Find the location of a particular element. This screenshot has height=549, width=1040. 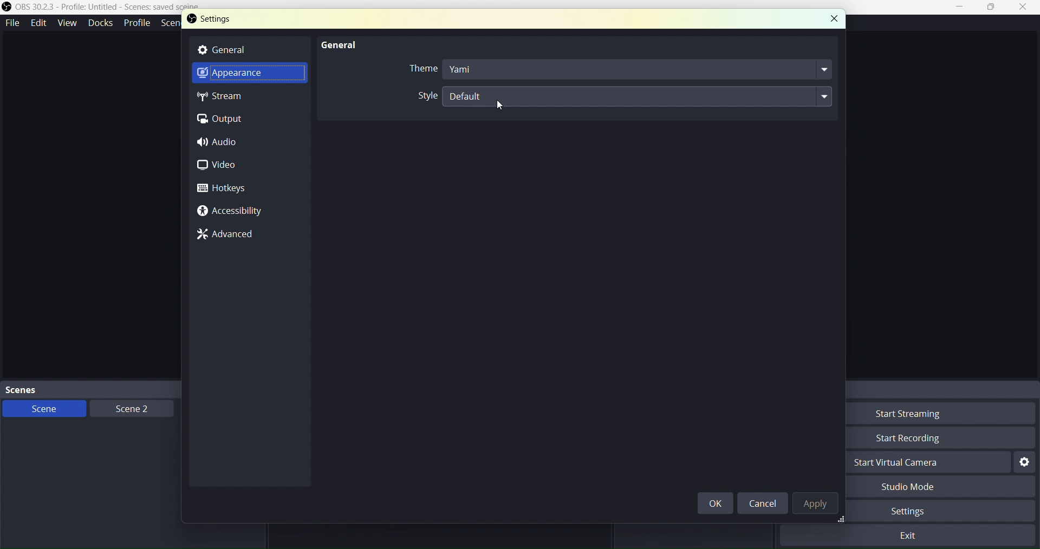

Studio Mode is located at coordinates (927, 487).